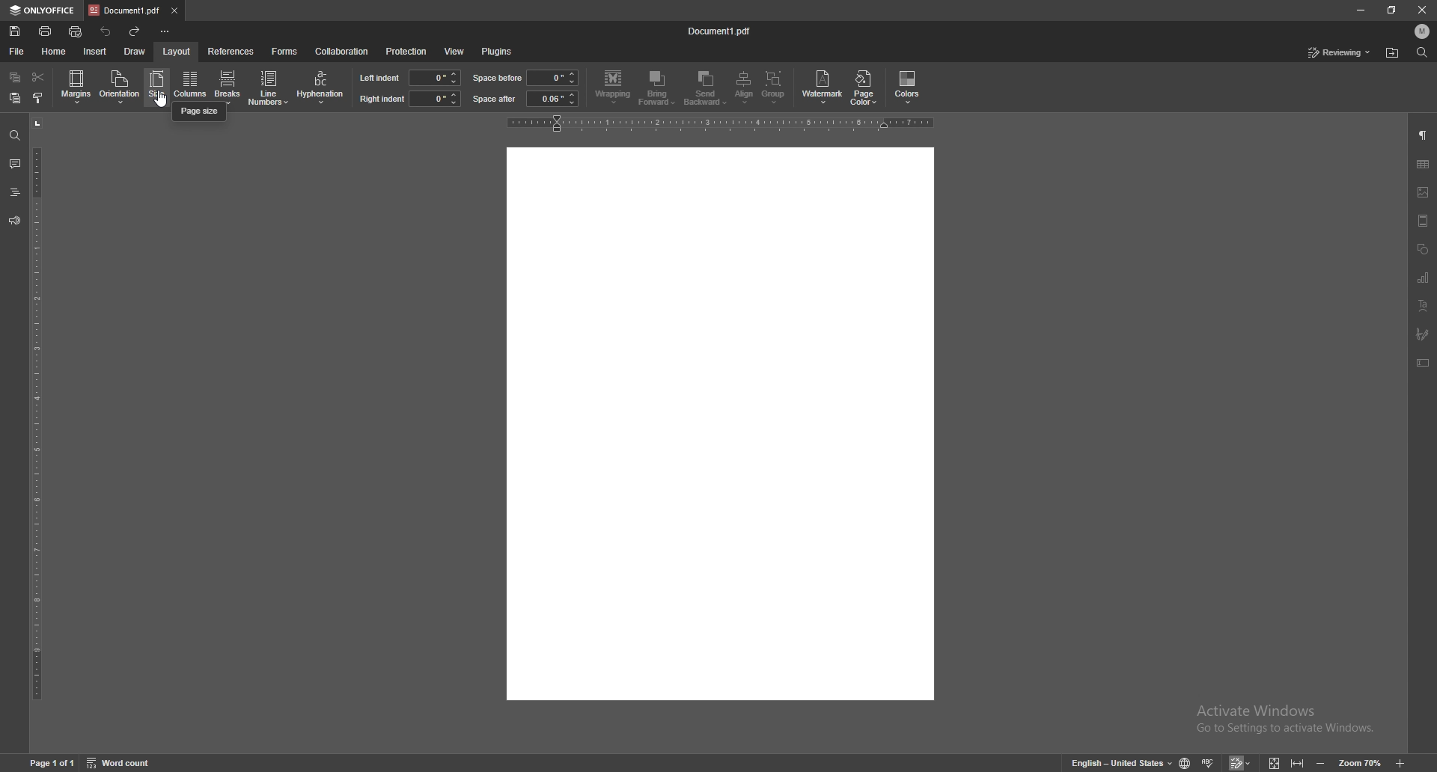  What do you see at coordinates (746, 88) in the screenshot?
I see `align` at bounding box center [746, 88].